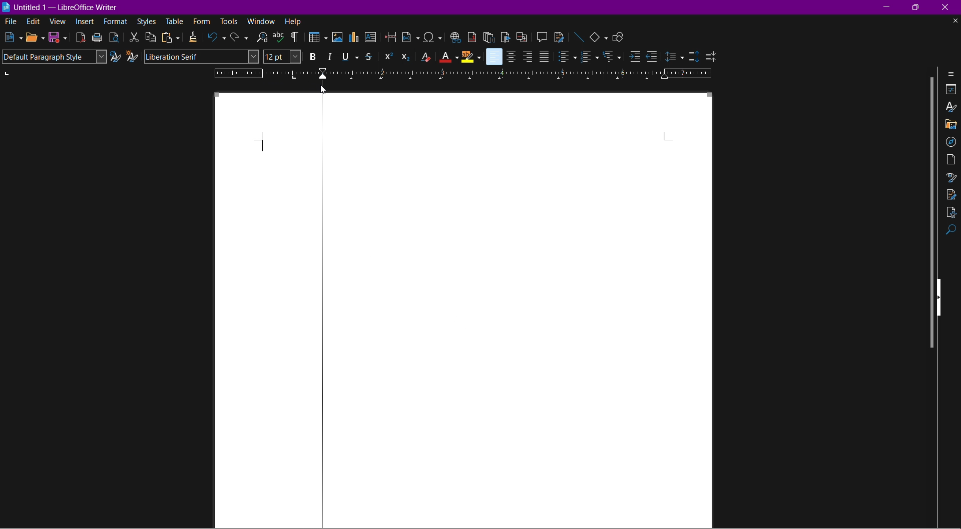 This screenshot has height=529, width=961. What do you see at coordinates (951, 159) in the screenshot?
I see `Page` at bounding box center [951, 159].